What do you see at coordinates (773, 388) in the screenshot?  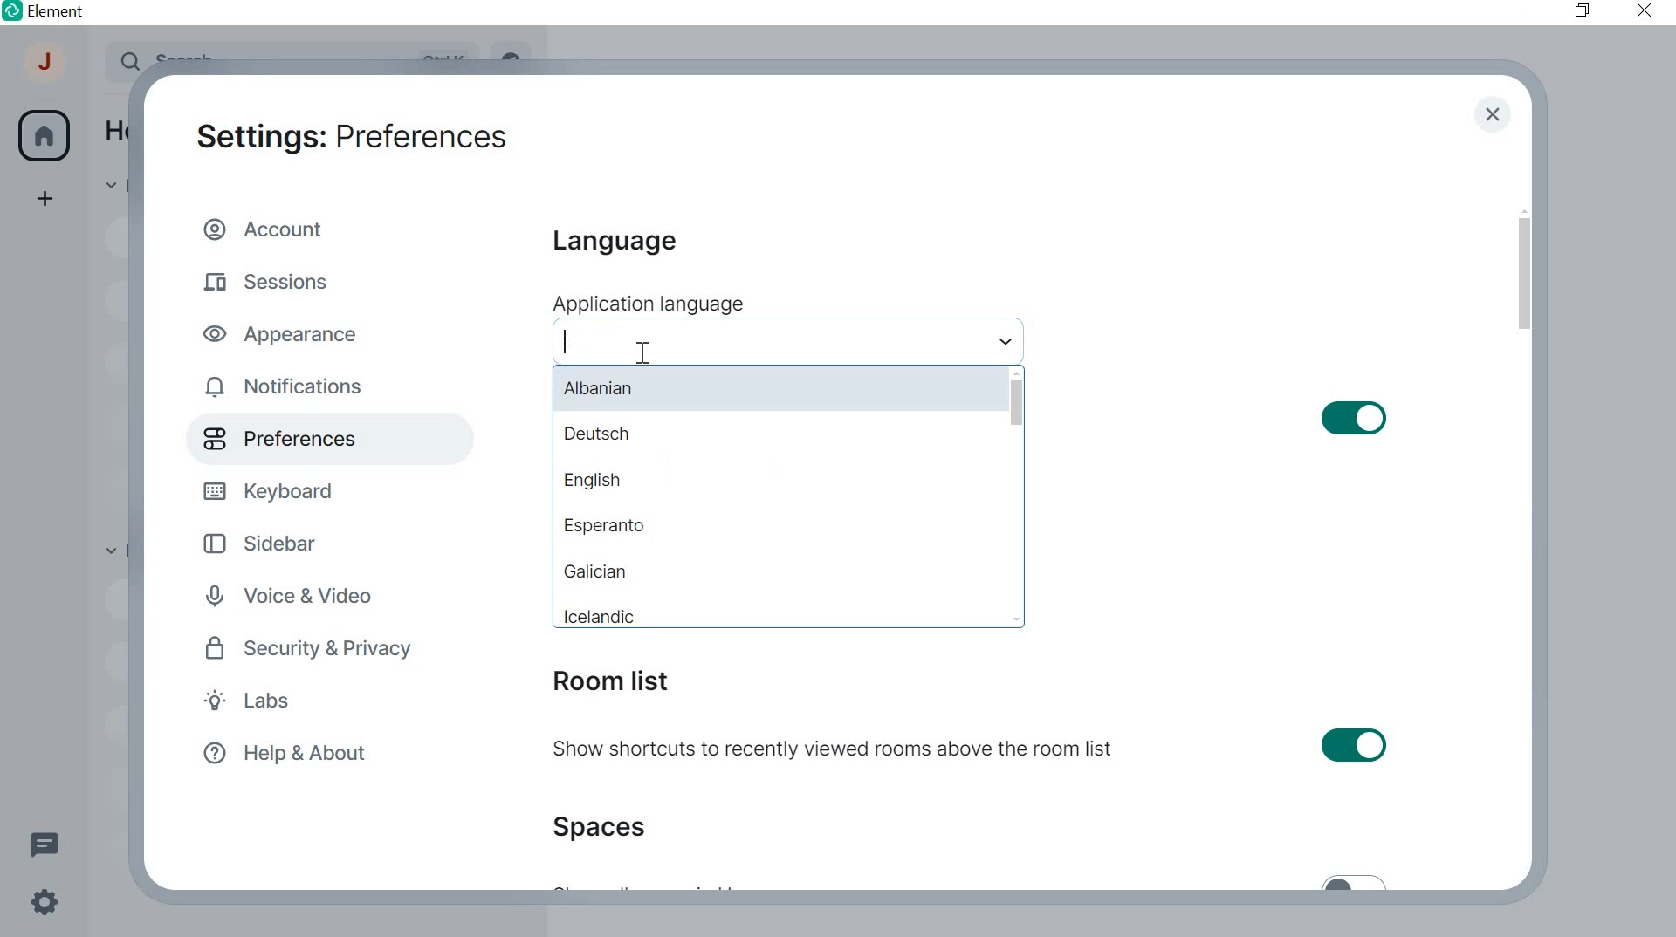 I see `ALBANIA` at bounding box center [773, 388].